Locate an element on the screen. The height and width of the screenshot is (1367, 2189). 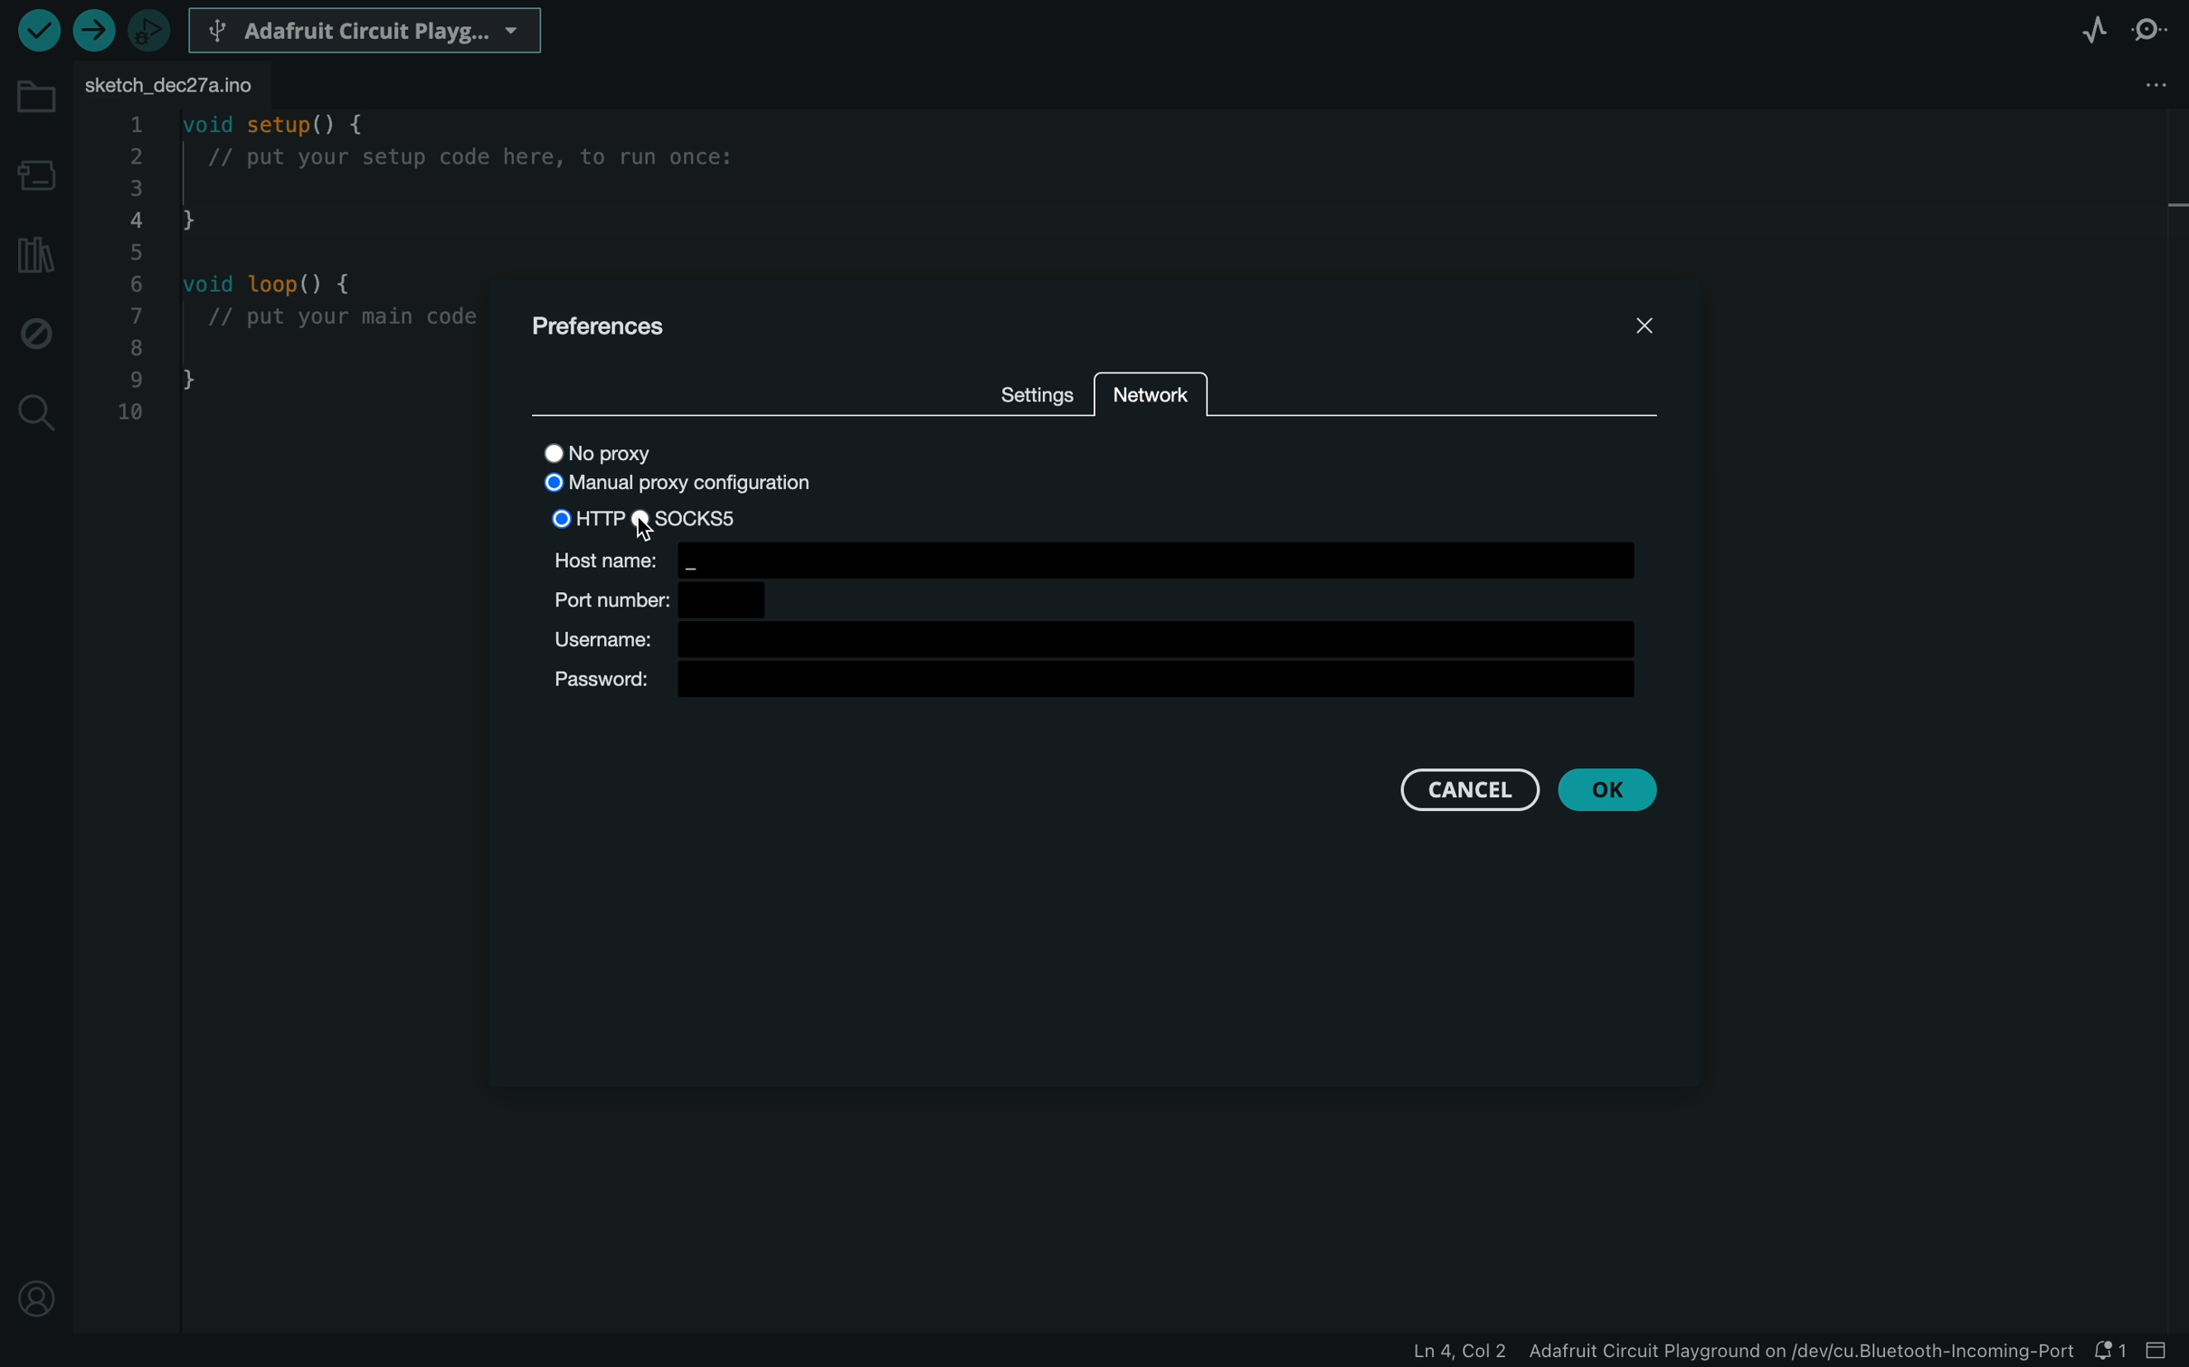
ok is located at coordinates (1623, 792).